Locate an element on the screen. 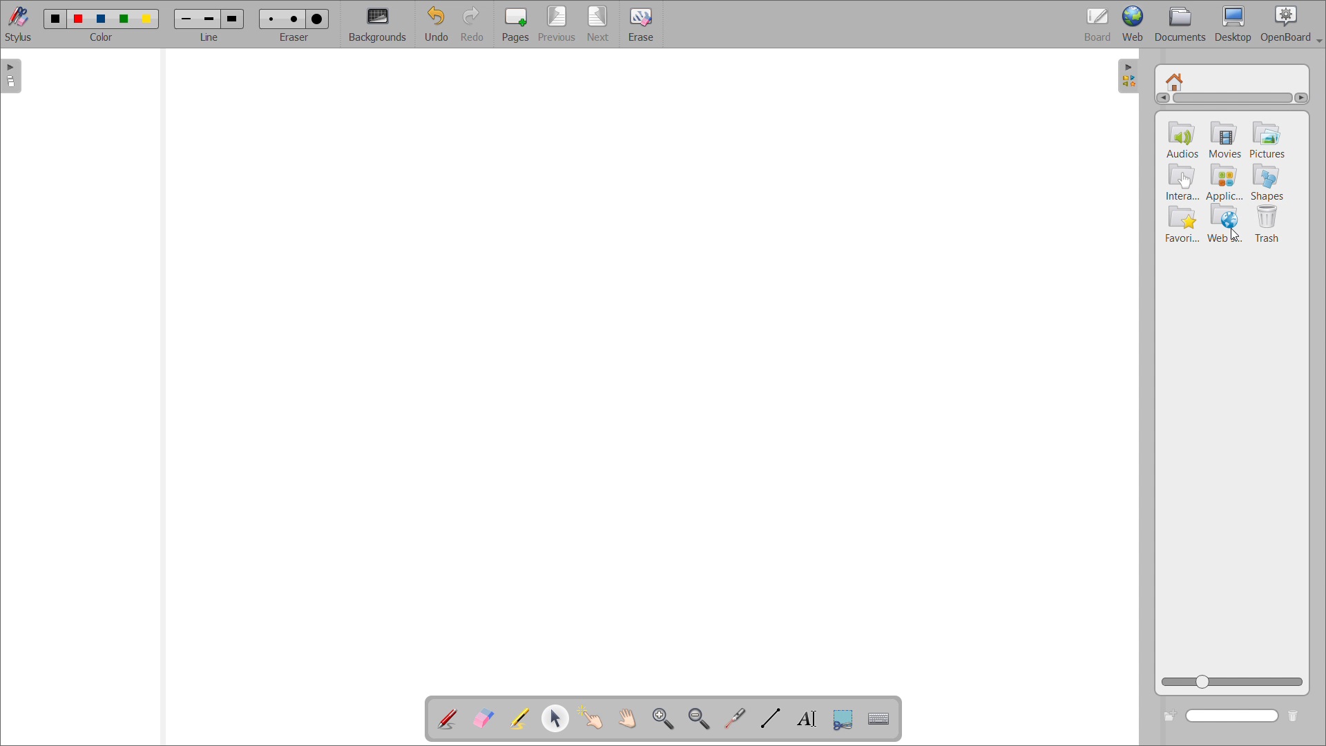 The image size is (1326, 746). board space is located at coordinates (636, 366).